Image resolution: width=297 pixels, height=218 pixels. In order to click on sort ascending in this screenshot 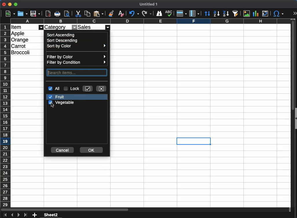, I will do `click(61, 35)`.